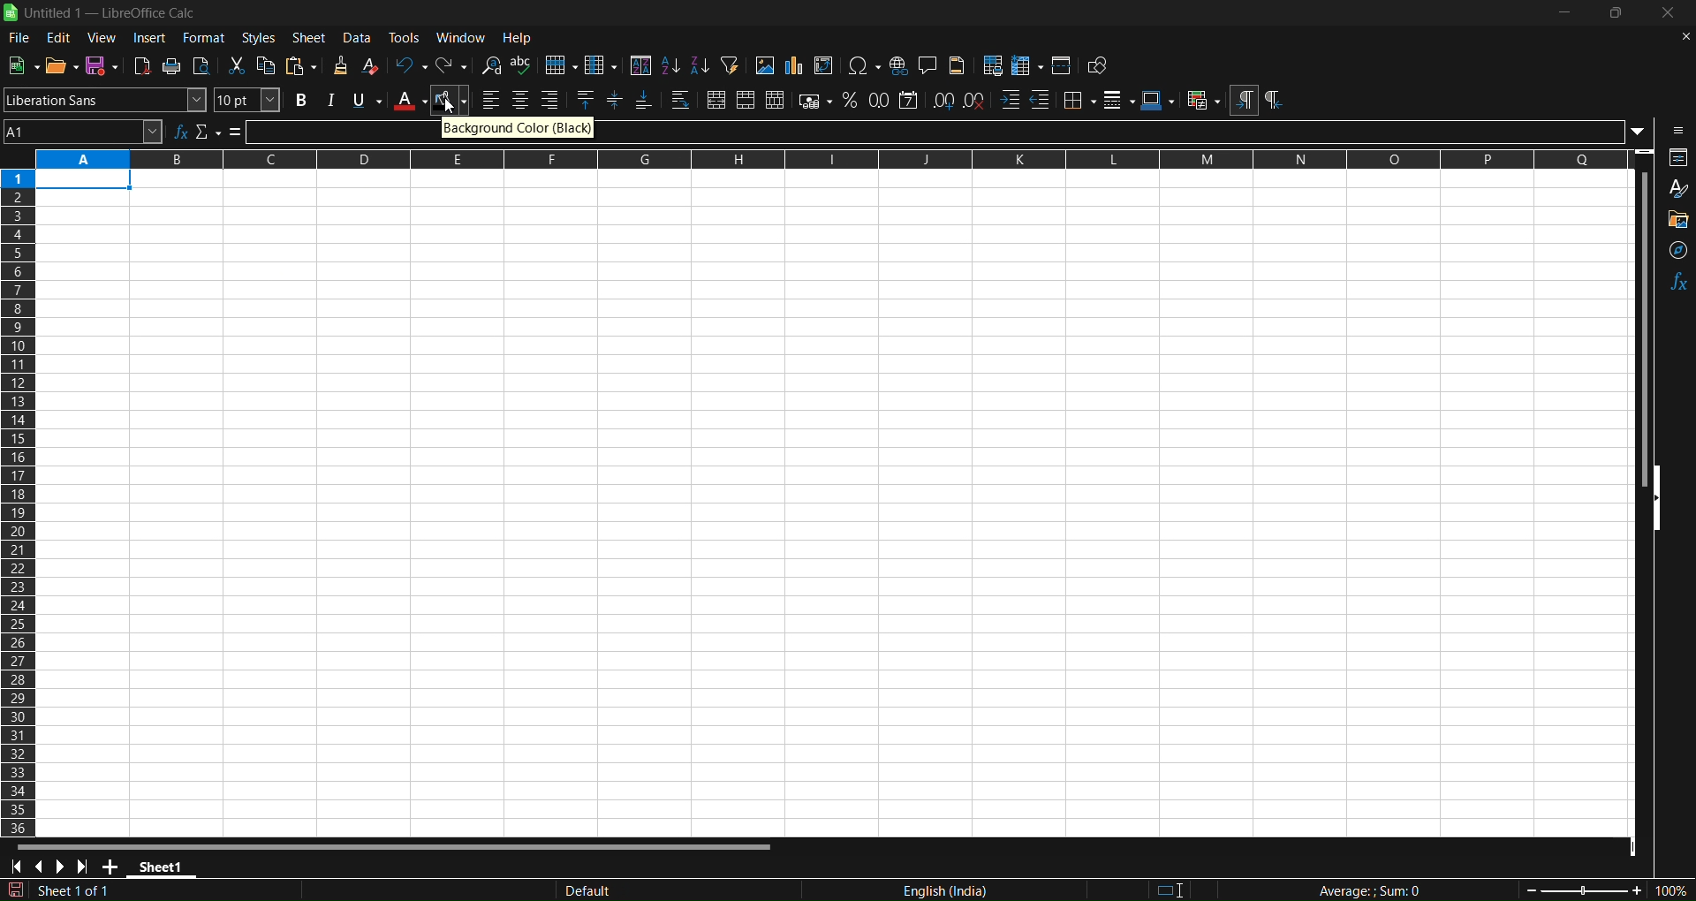 The image size is (1696, 901). What do you see at coordinates (209, 132) in the screenshot?
I see `select function` at bounding box center [209, 132].